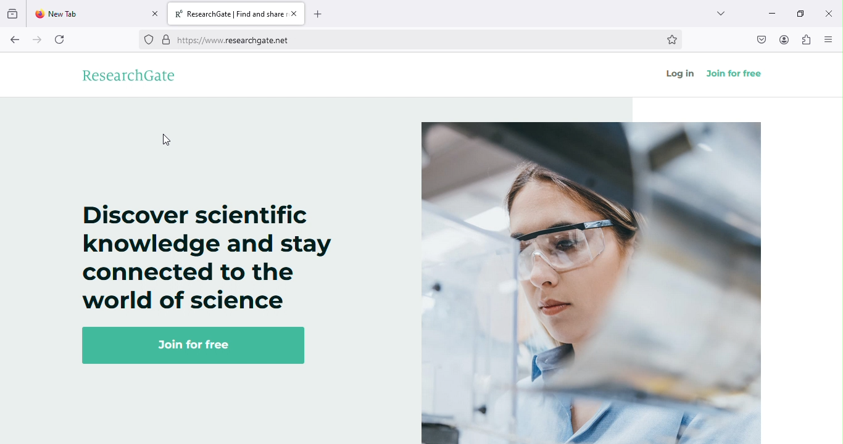 The height and width of the screenshot is (444, 843). Describe the element at coordinates (167, 39) in the screenshot. I see `verified` at that location.